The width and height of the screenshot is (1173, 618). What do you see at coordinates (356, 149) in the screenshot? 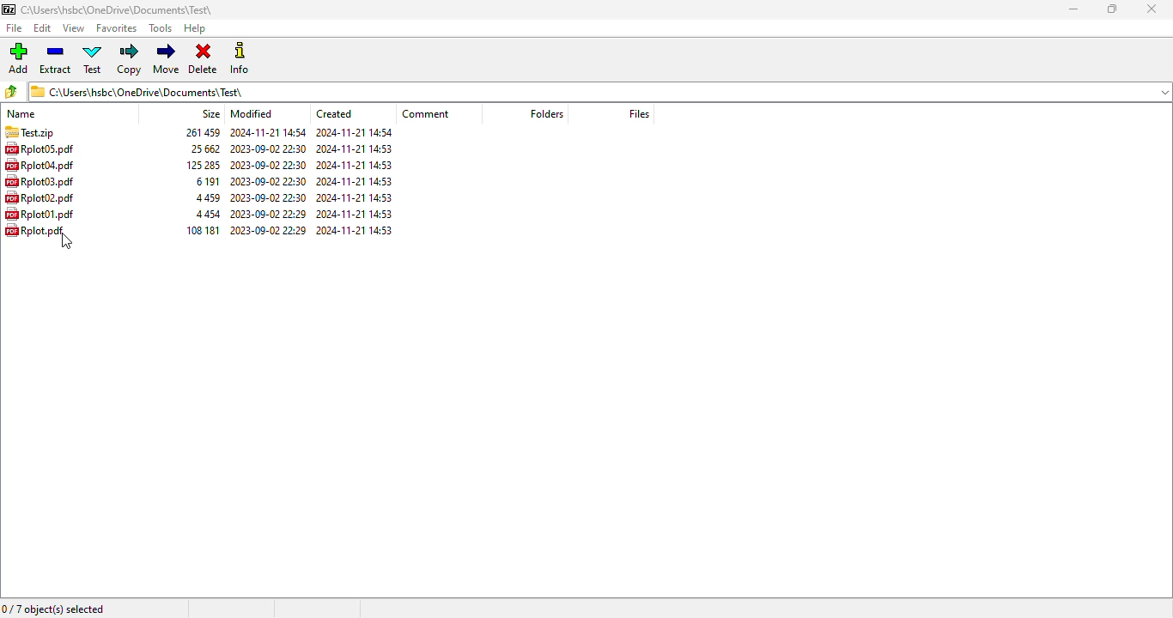
I see ` 2024-11-21 14:53` at bounding box center [356, 149].